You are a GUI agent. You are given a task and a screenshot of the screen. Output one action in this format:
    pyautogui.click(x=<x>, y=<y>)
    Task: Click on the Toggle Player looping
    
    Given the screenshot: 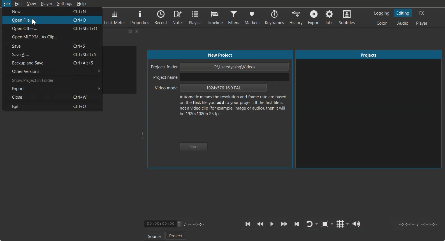 What is the action you would take?
    pyautogui.click(x=312, y=224)
    